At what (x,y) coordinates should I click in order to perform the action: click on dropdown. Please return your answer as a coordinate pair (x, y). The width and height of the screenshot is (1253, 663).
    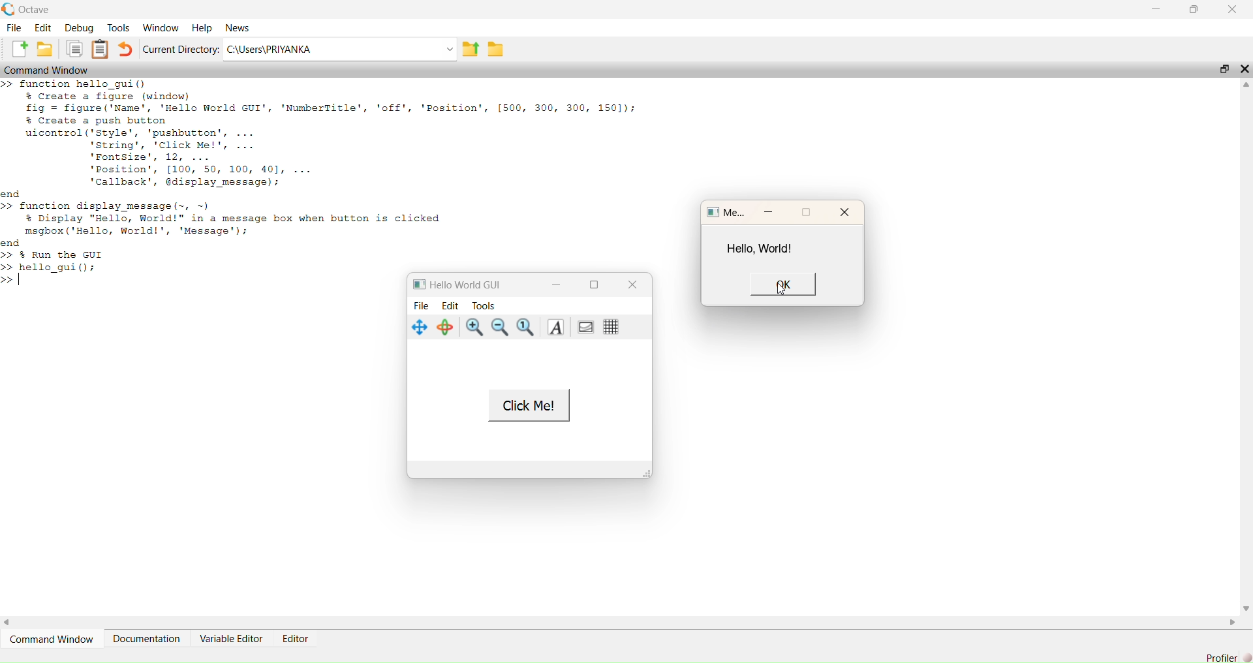
    Looking at the image, I should click on (445, 50).